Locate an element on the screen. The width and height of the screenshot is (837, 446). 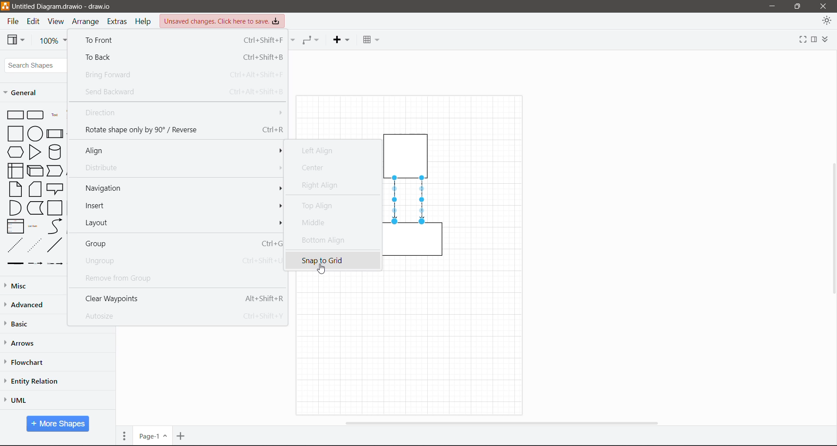
Ungroup is located at coordinates (180, 261).